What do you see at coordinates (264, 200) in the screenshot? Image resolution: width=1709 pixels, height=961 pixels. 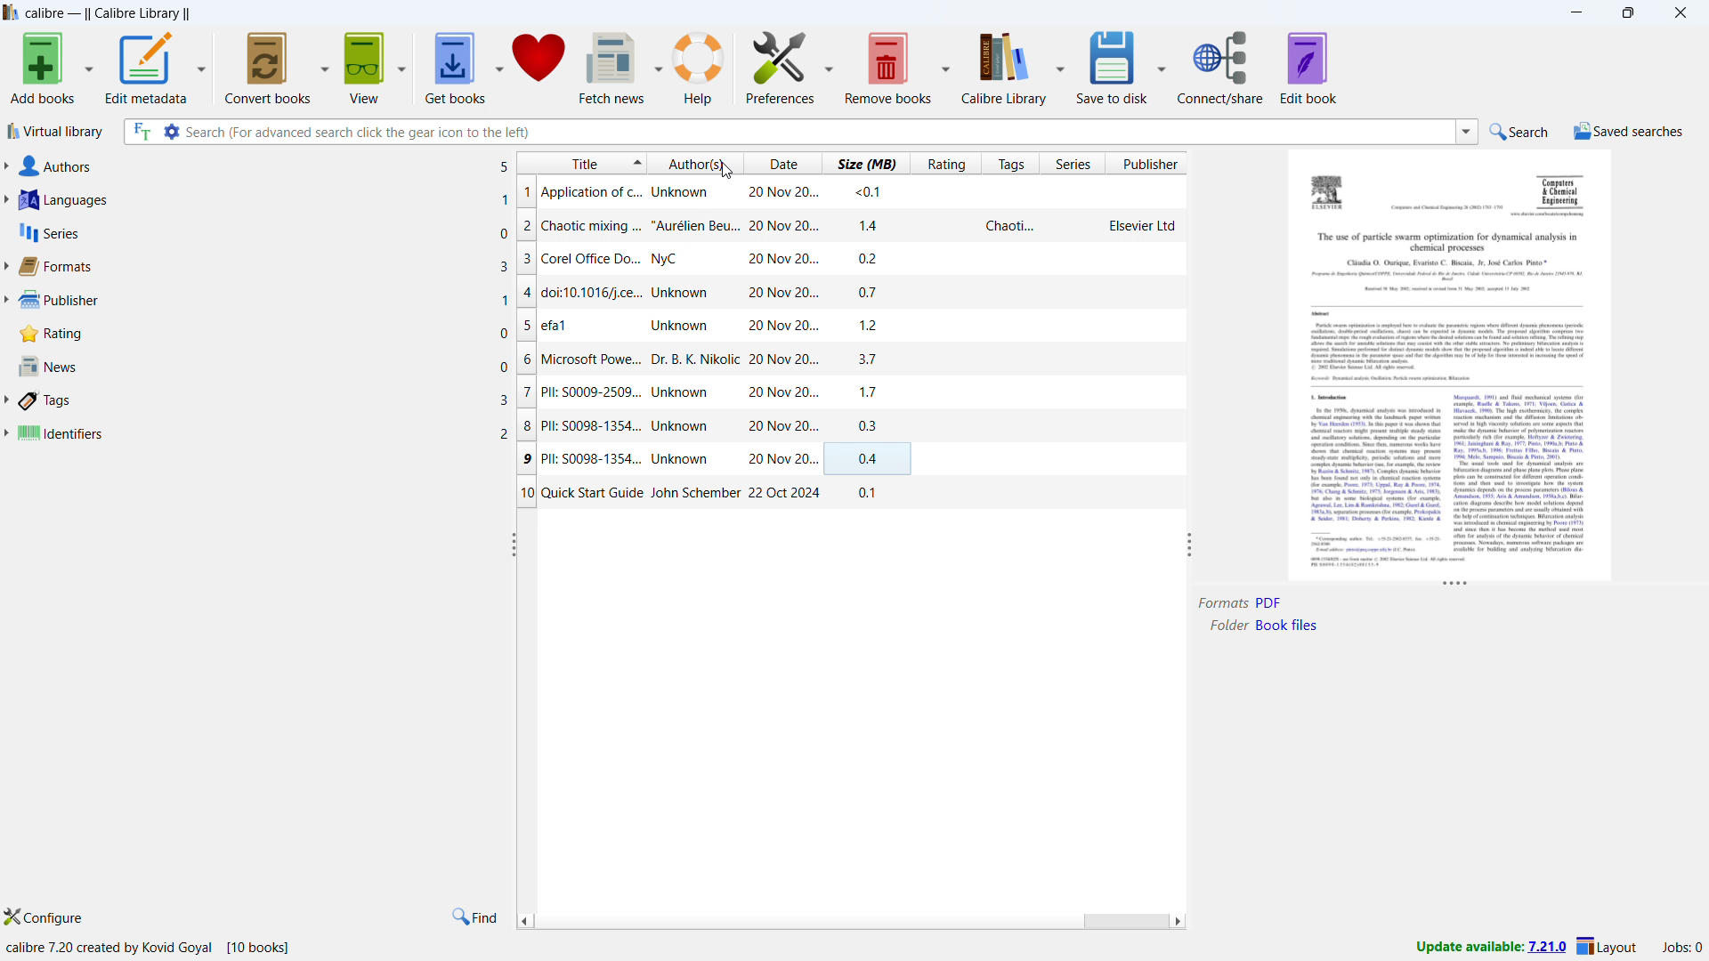 I see `languages` at bounding box center [264, 200].